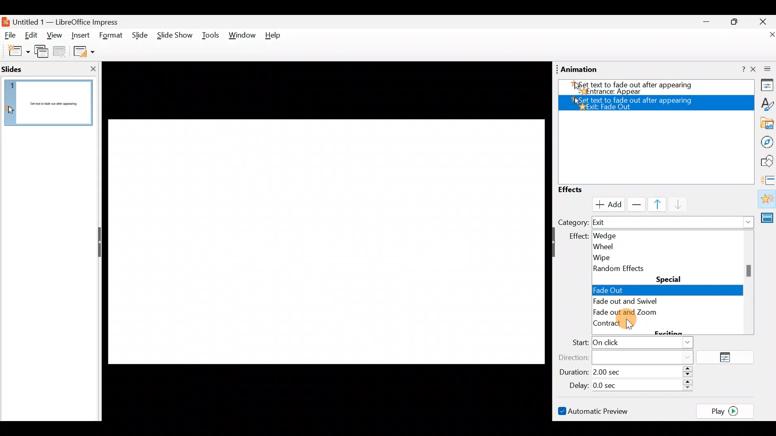 Image resolution: width=776 pixels, height=436 pixels. Describe the element at coordinates (174, 37) in the screenshot. I see `Slide show` at that location.